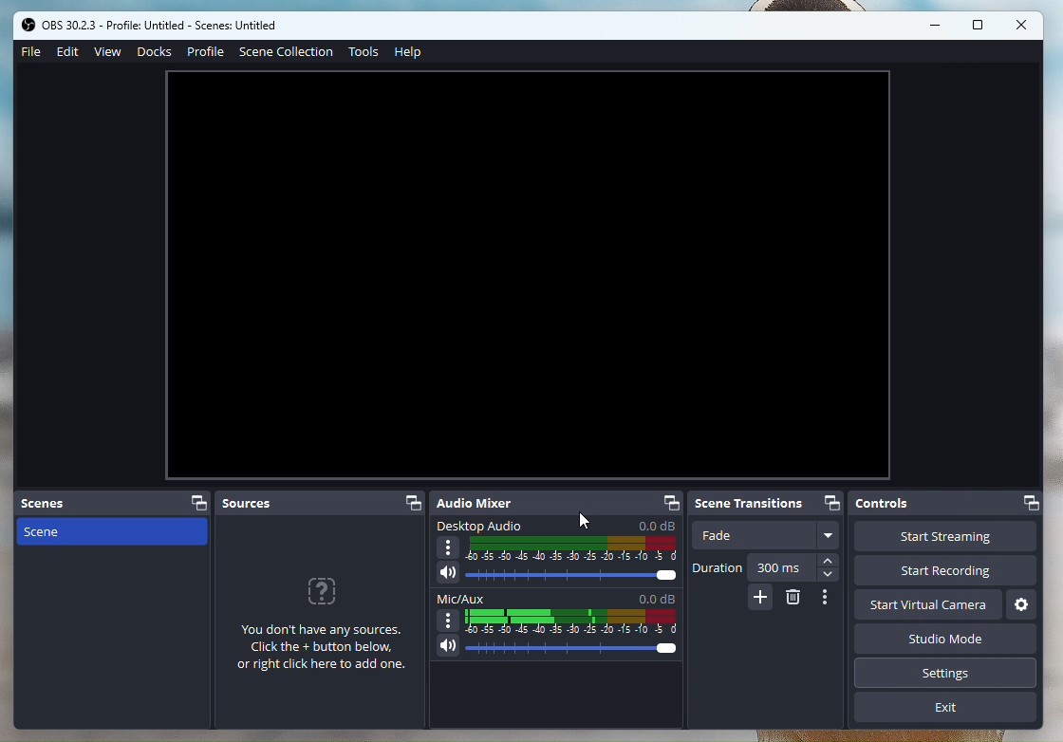 This screenshot has width=1063, height=742. What do you see at coordinates (760, 601) in the screenshot?
I see `More` at bounding box center [760, 601].